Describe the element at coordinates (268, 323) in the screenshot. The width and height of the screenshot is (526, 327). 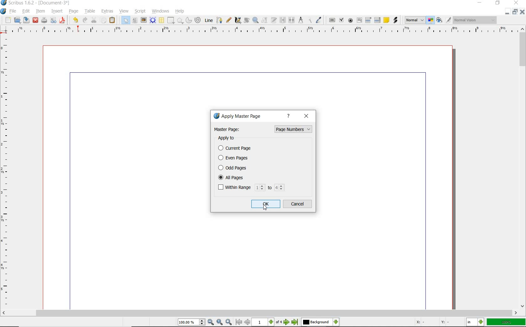
I see `1 of 4` at that location.